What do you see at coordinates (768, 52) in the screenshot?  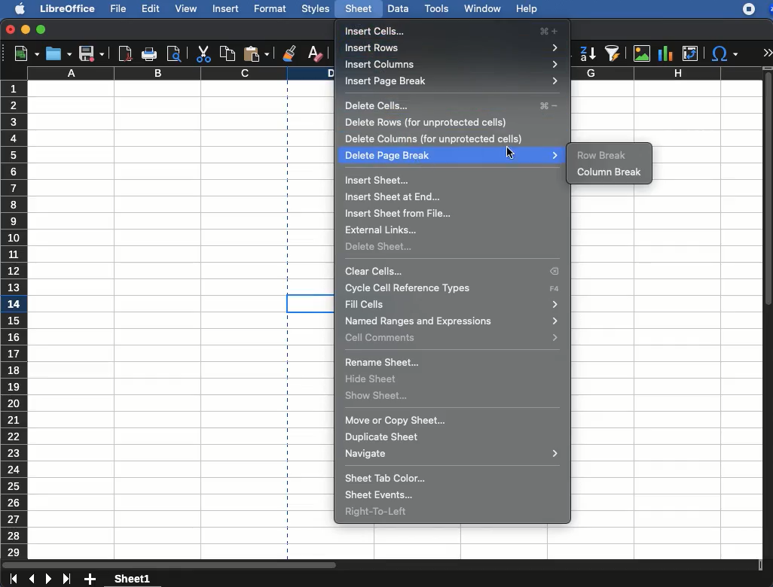 I see `expand` at bounding box center [768, 52].